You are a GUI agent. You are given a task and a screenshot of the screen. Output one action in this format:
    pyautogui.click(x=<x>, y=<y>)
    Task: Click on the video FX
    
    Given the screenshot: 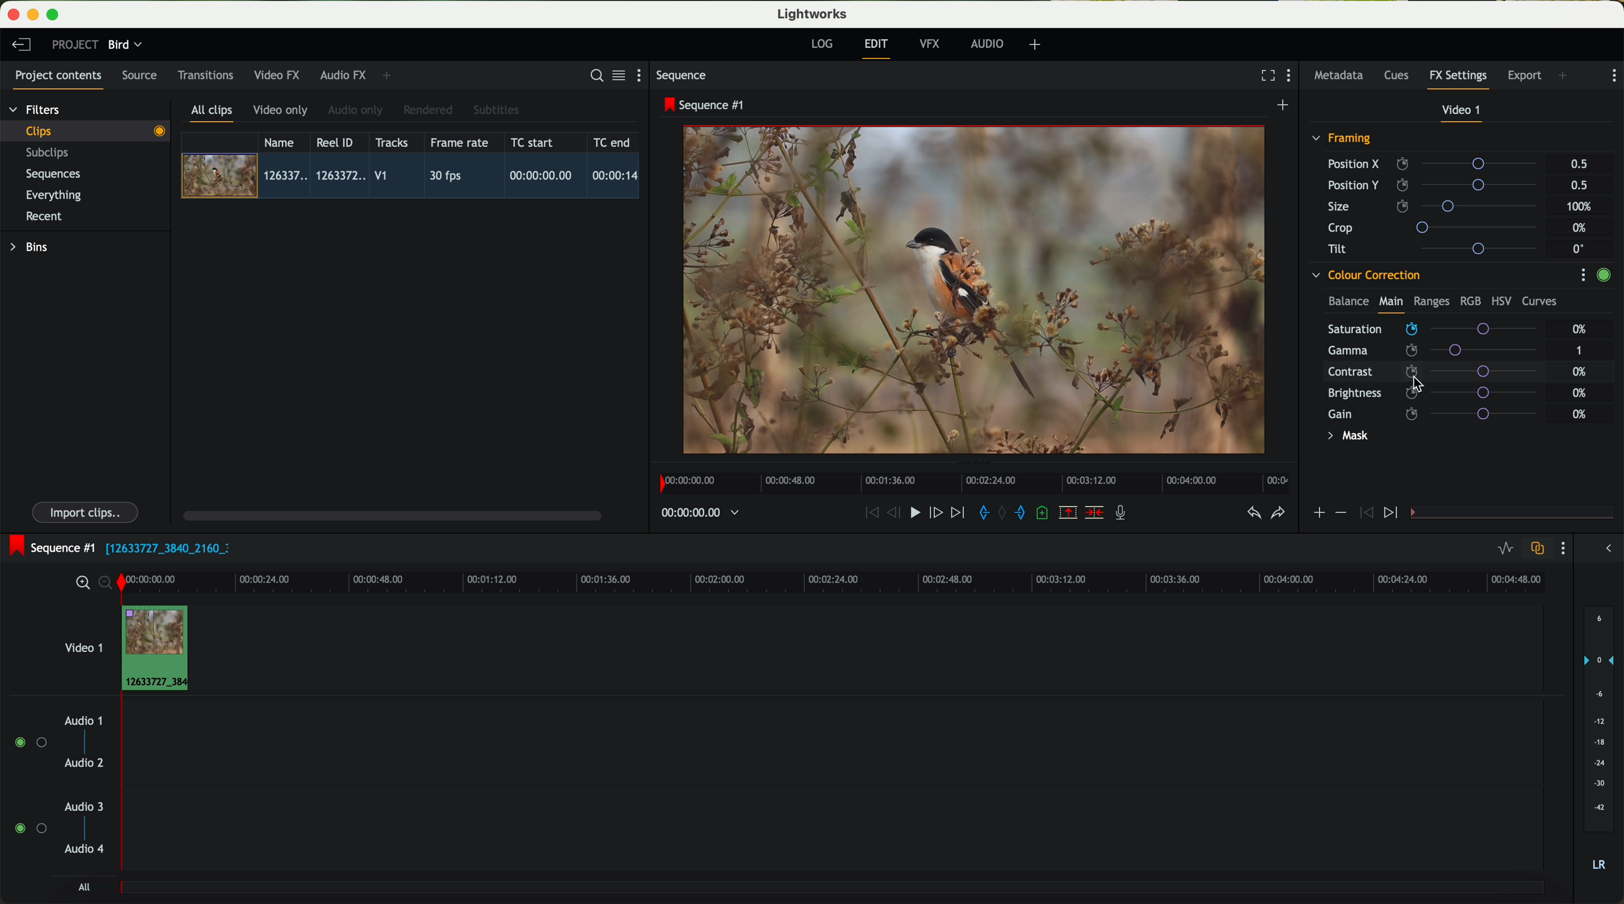 What is the action you would take?
    pyautogui.click(x=280, y=75)
    